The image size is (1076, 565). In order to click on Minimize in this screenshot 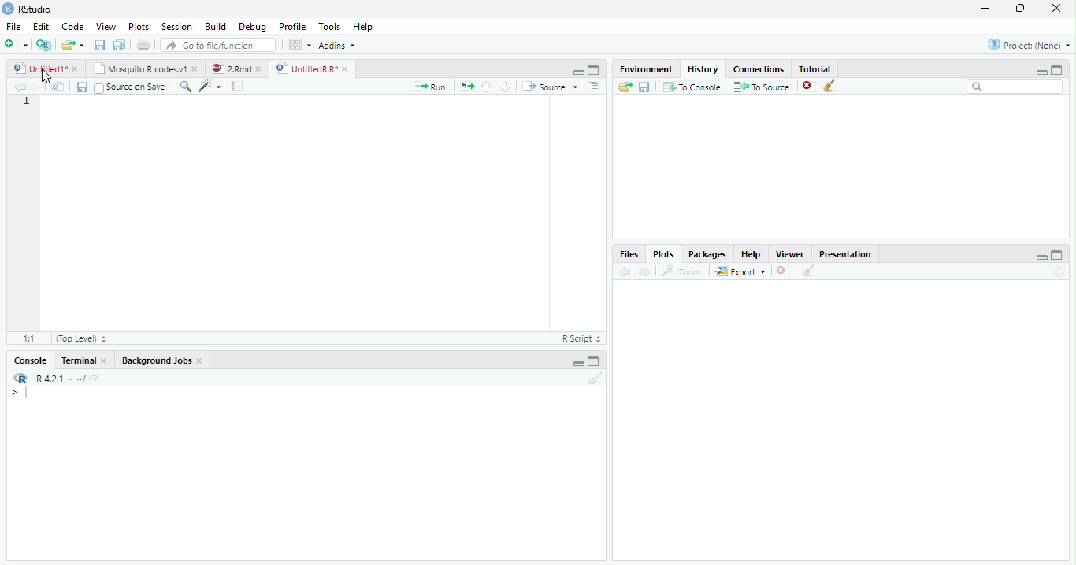, I will do `click(1039, 72)`.